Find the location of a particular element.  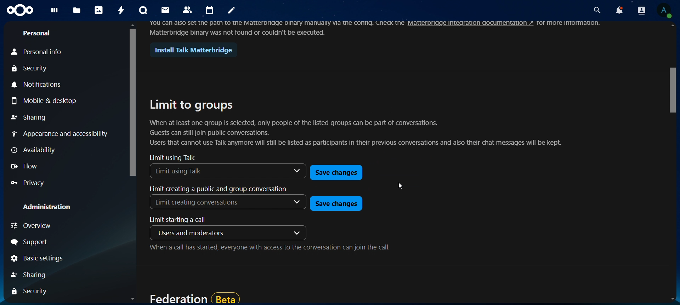

federation is located at coordinates (194, 298).